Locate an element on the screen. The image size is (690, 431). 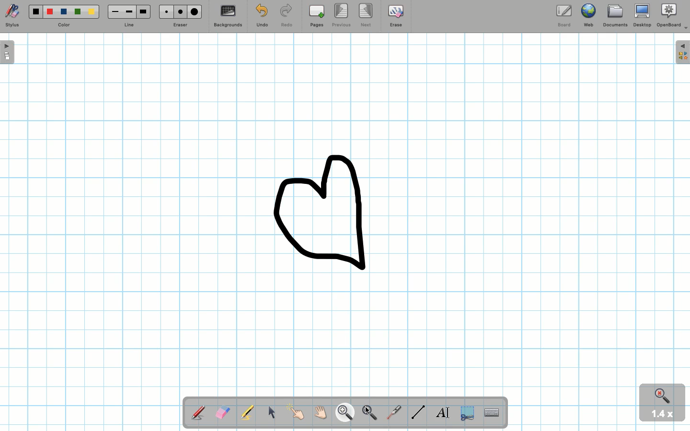
Zoom in is located at coordinates (665, 395).